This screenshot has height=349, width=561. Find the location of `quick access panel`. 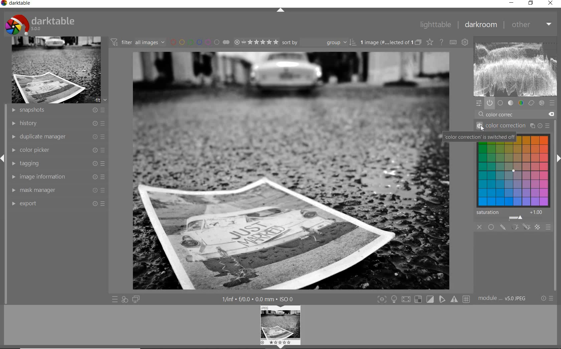

quick access panel is located at coordinates (479, 103).